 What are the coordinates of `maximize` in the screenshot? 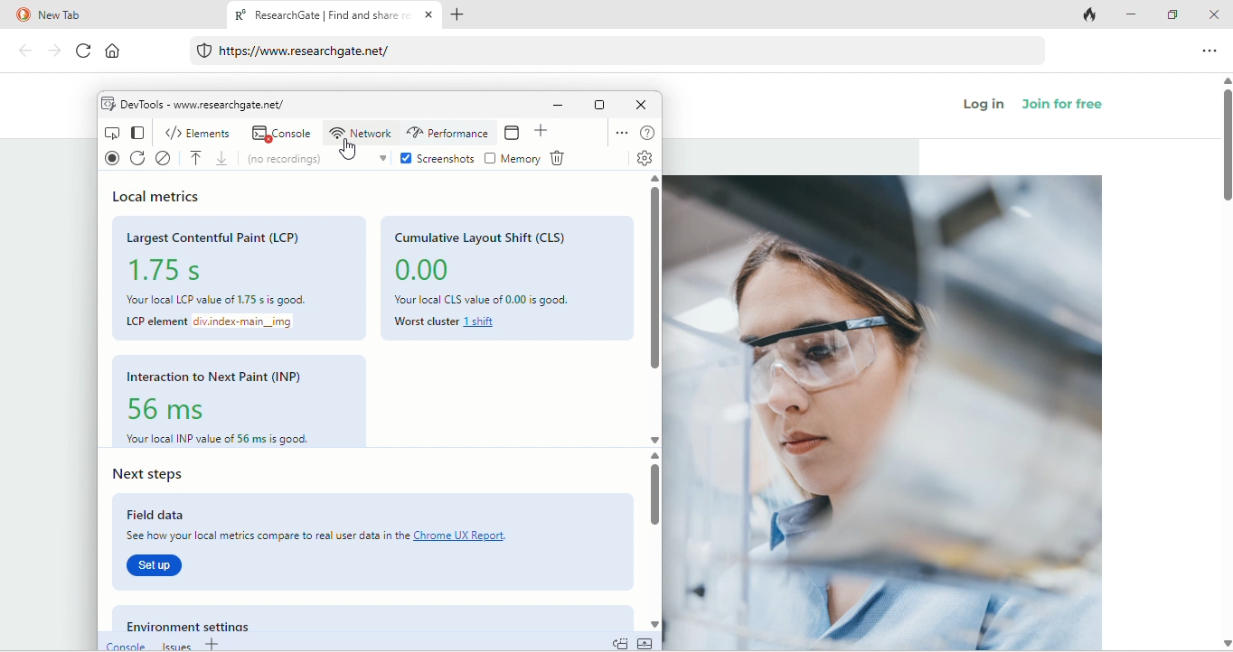 It's located at (599, 105).